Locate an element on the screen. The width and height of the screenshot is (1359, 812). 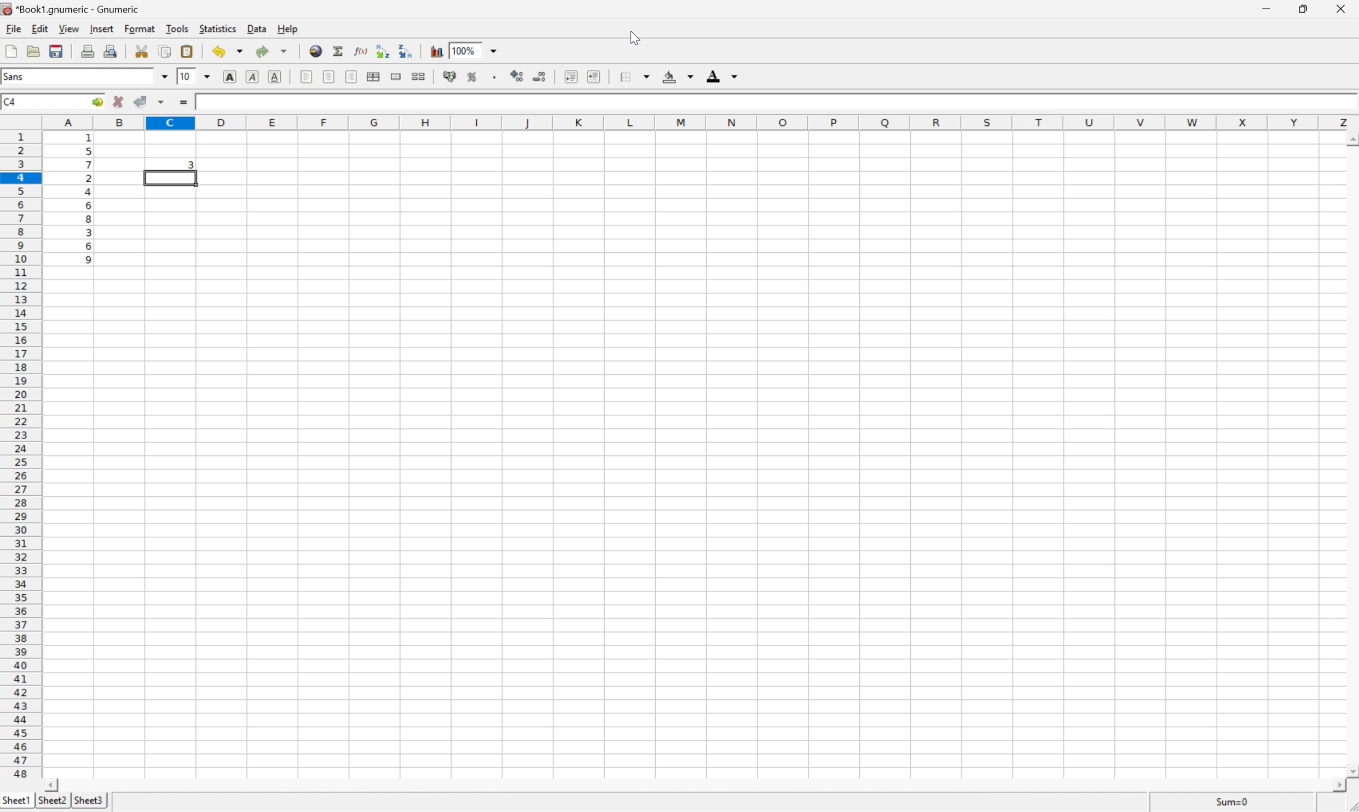
accept changes across selection is located at coordinates (163, 103).